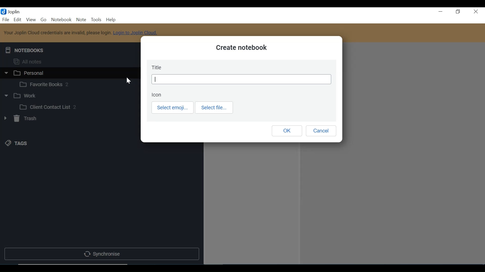  I want to click on Select file, so click(214, 108).